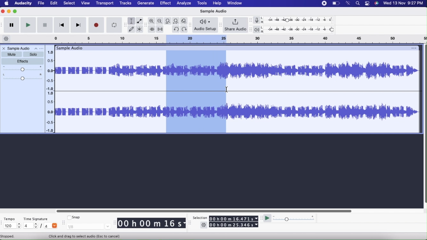  What do you see at coordinates (268, 219) in the screenshot?
I see `Play at speed` at bounding box center [268, 219].